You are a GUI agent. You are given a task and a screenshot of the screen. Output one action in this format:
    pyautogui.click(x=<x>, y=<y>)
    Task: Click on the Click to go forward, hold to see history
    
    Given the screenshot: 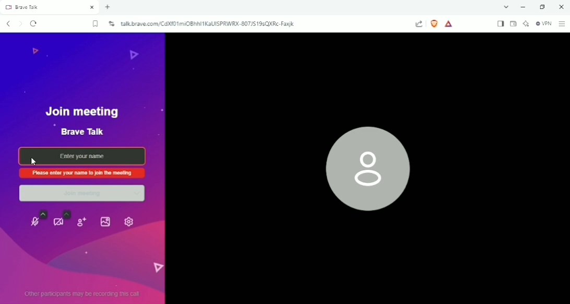 What is the action you would take?
    pyautogui.click(x=21, y=24)
    